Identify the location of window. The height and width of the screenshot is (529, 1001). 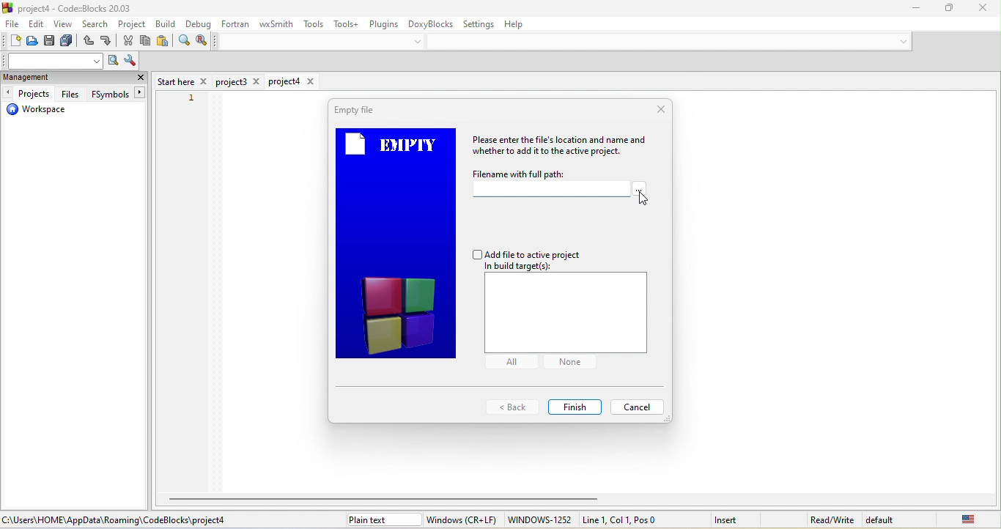
(462, 519).